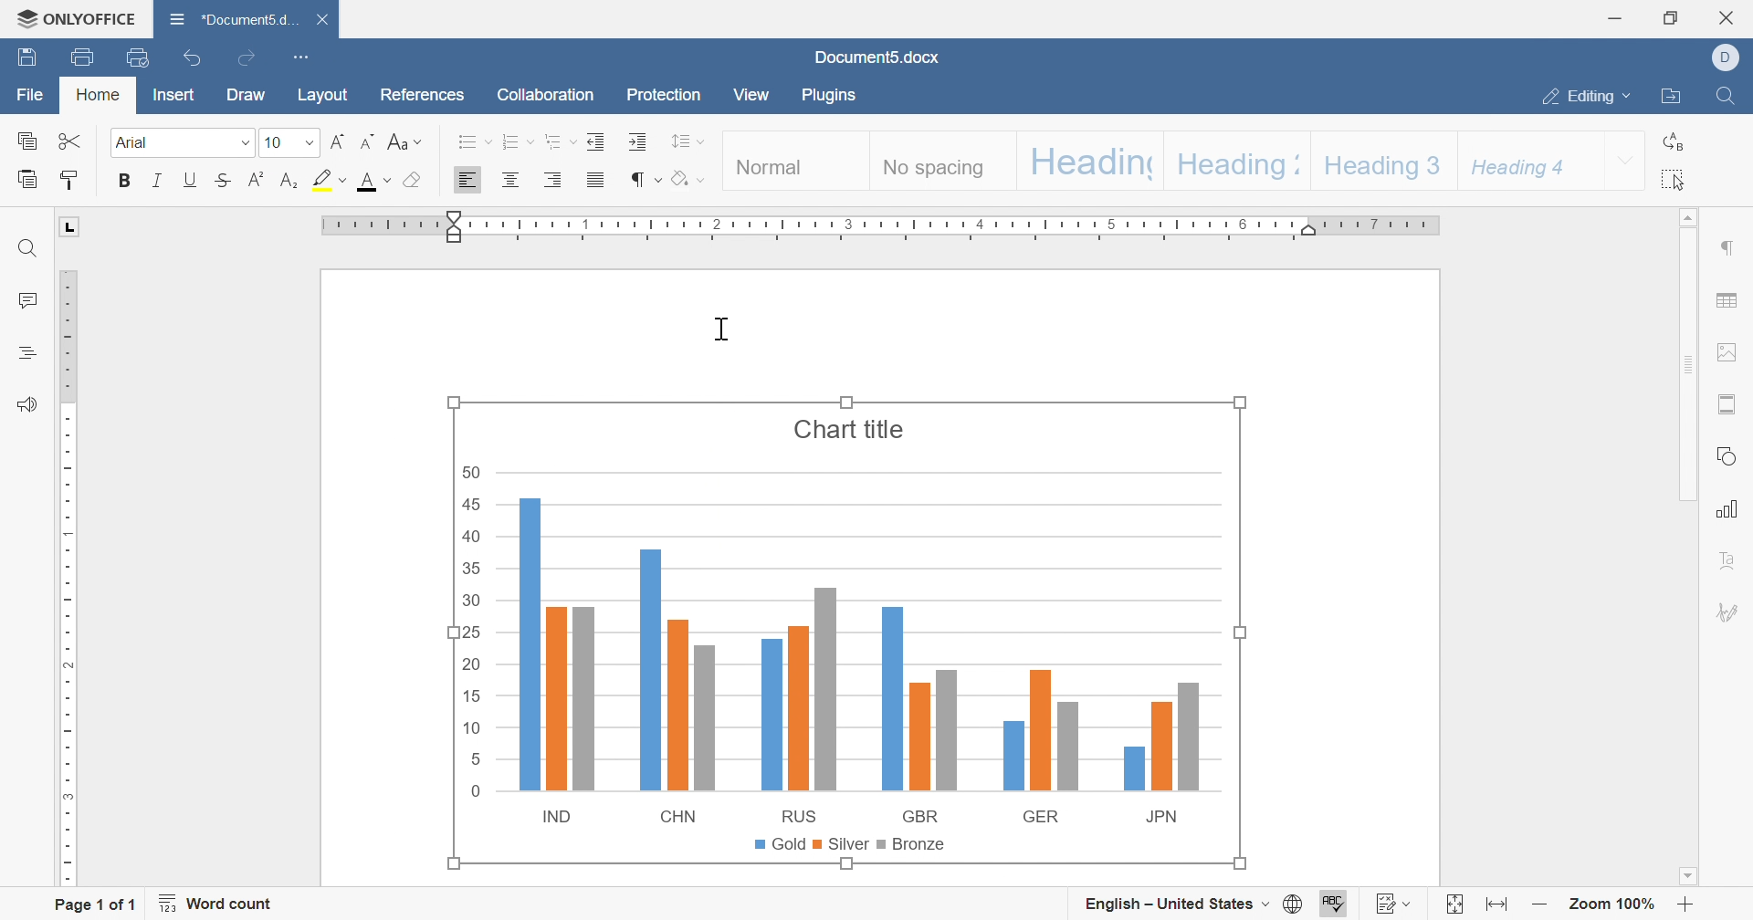 The width and height of the screenshot is (1753, 920). What do you see at coordinates (312, 143) in the screenshot?
I see `drop down` at bounding box center [312, 143].